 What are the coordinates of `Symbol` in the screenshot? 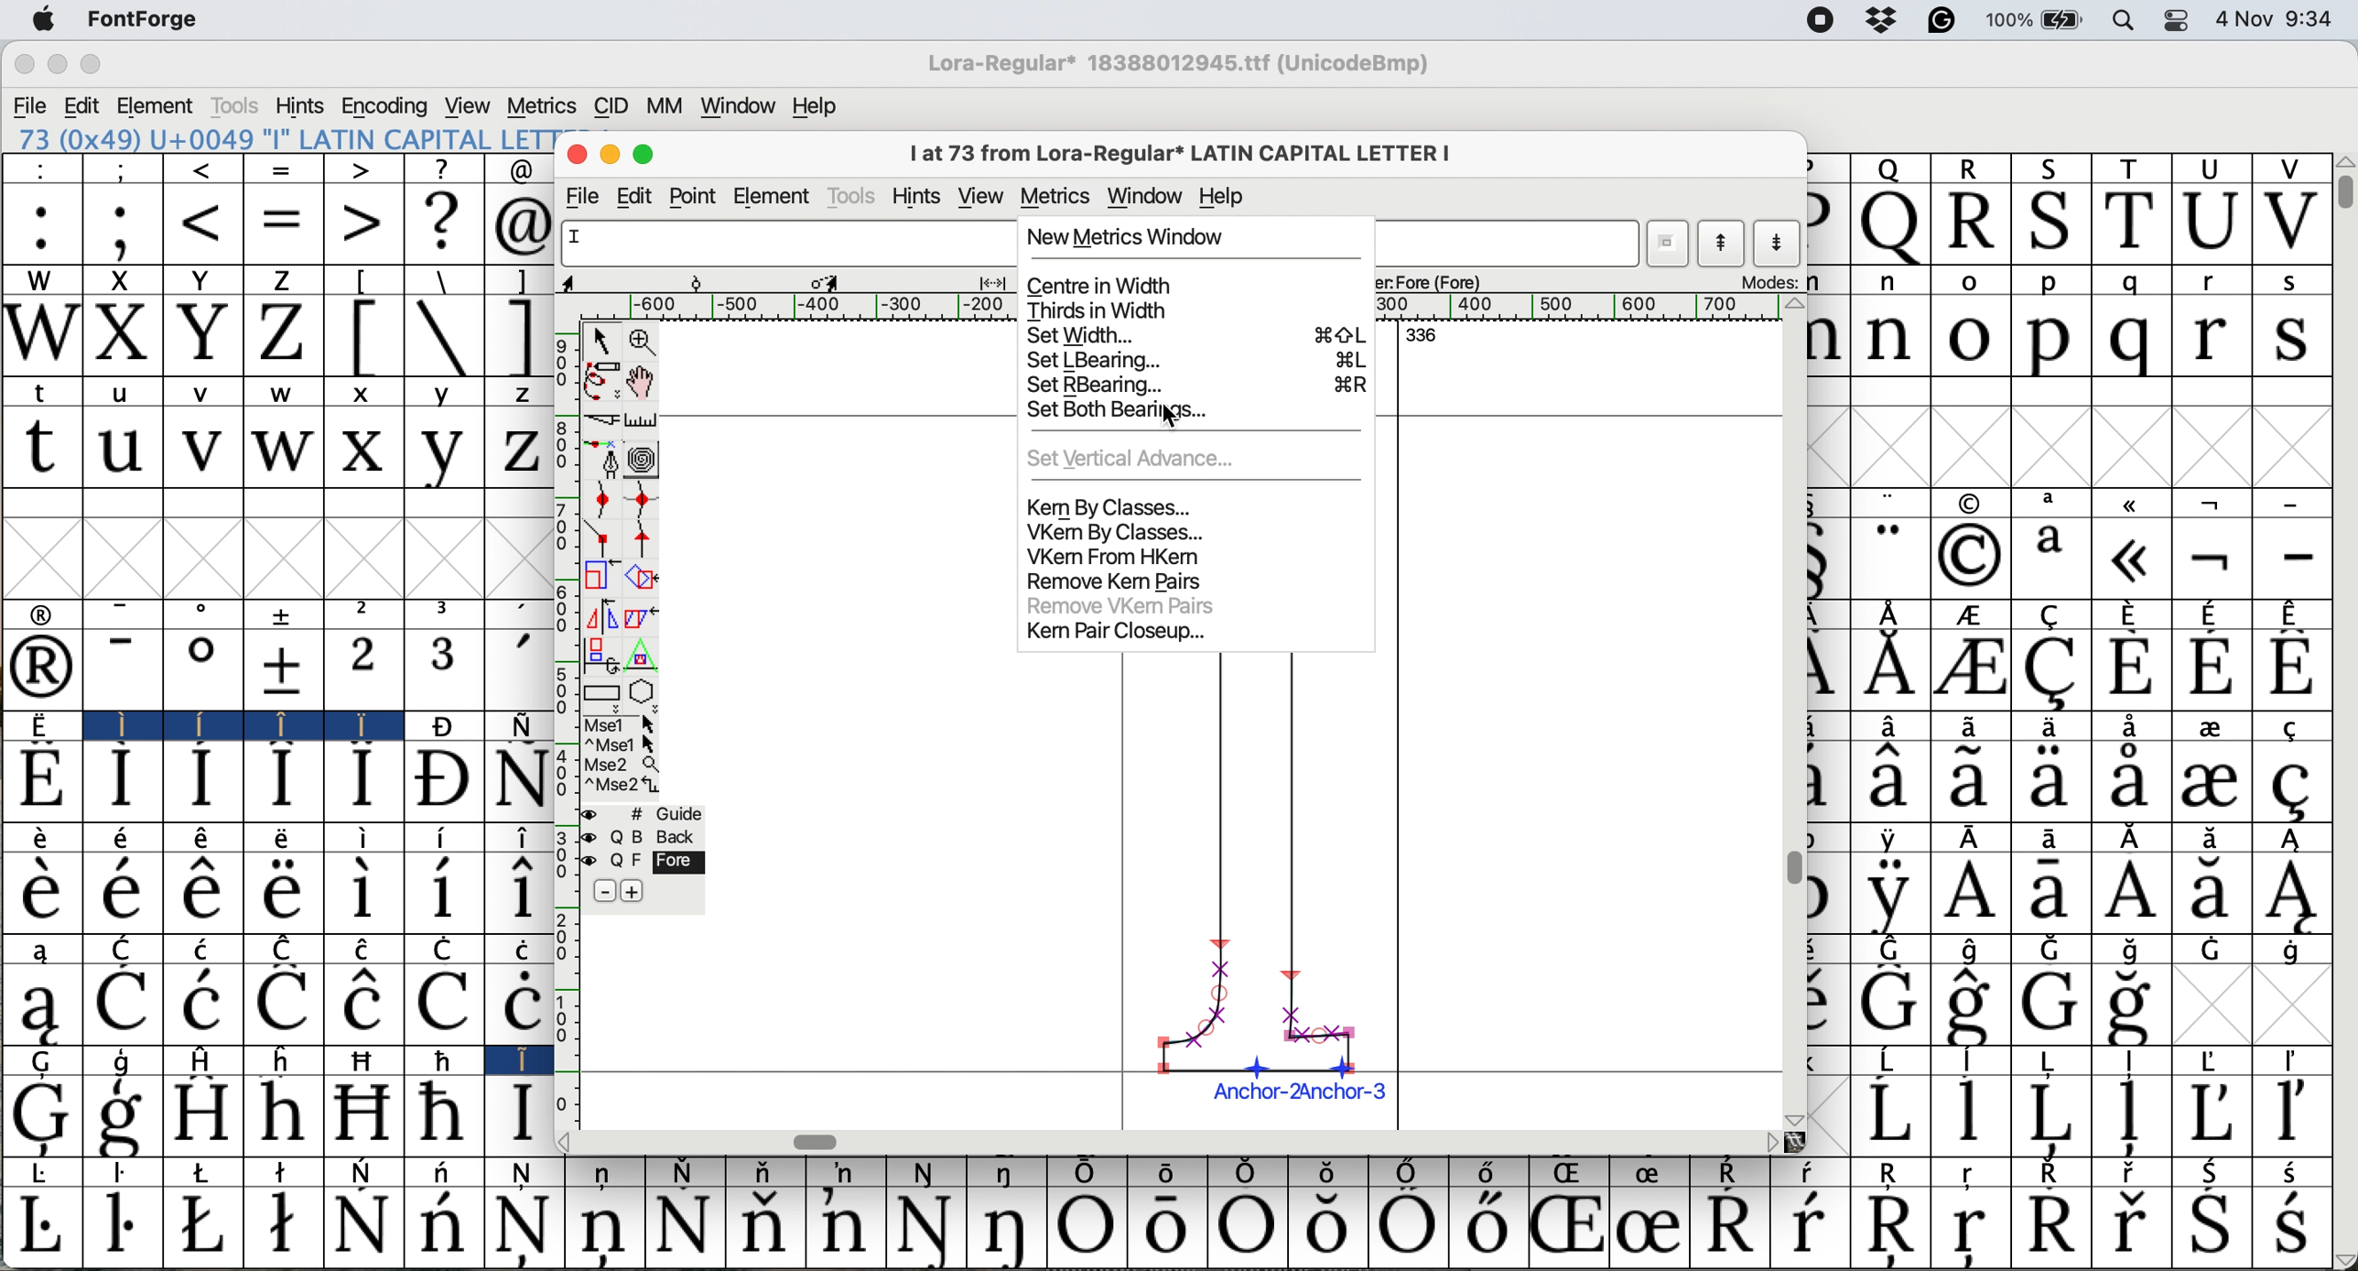 It's located at (207, 1172).